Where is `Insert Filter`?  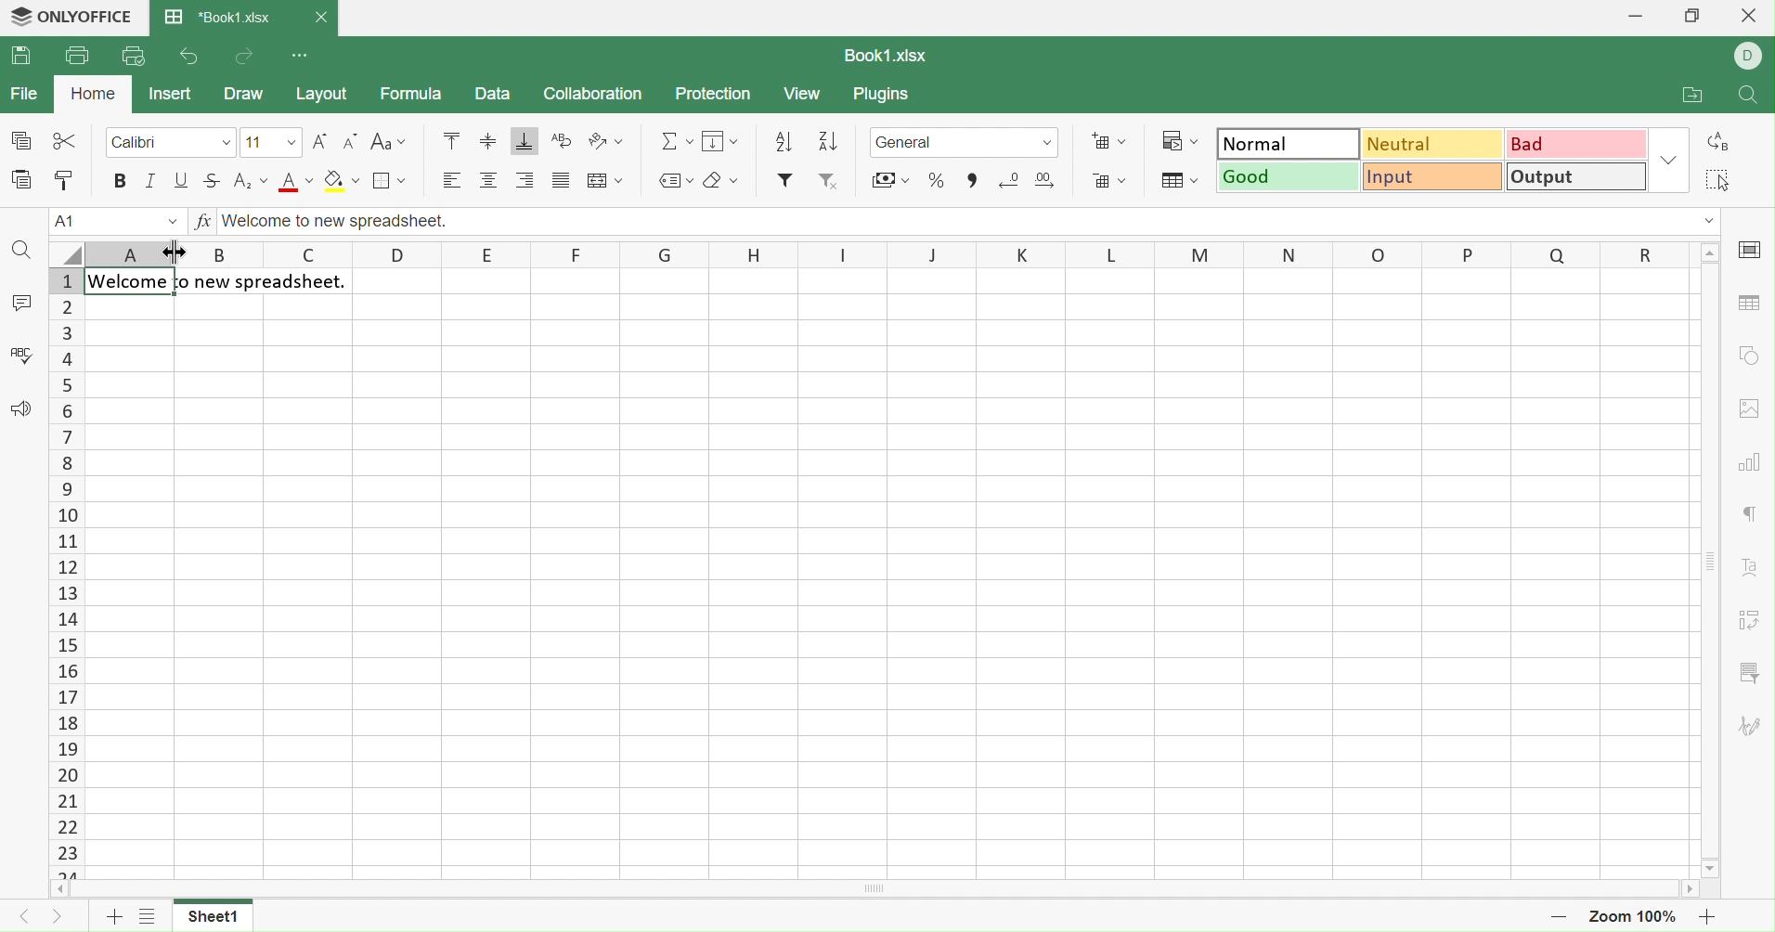
Insert Filter is located at coordinates (786, 180).